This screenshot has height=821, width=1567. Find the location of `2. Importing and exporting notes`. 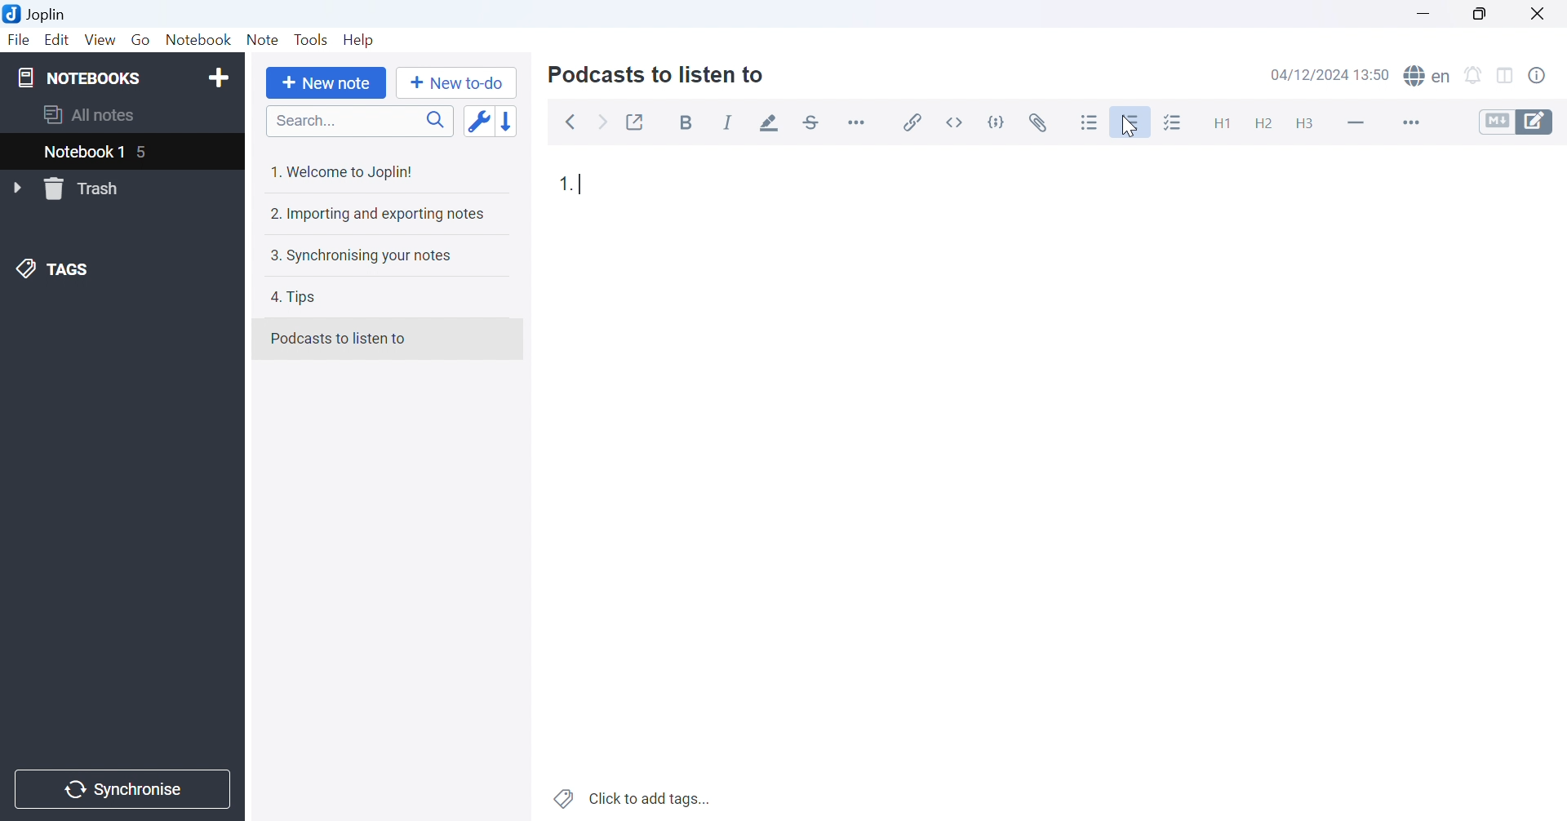

2. Importing and exporting notes is located at coordinates (379, 215).